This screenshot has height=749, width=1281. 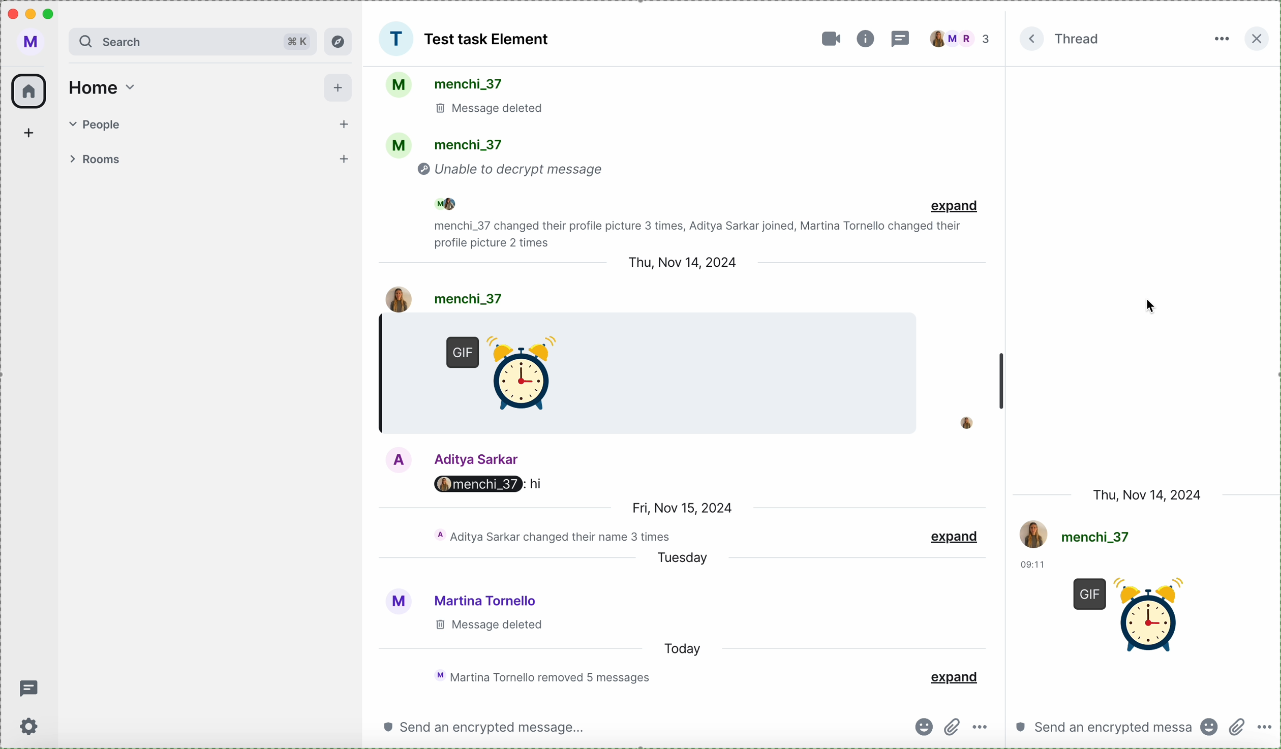 What do you see at coordinates (1267, 729) in the screenshot?
I see `more options` at bounding box center [1267, 729].